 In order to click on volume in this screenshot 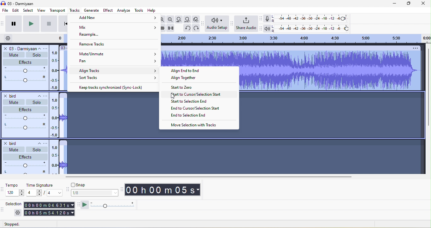, I will do `click(25, 164)`.